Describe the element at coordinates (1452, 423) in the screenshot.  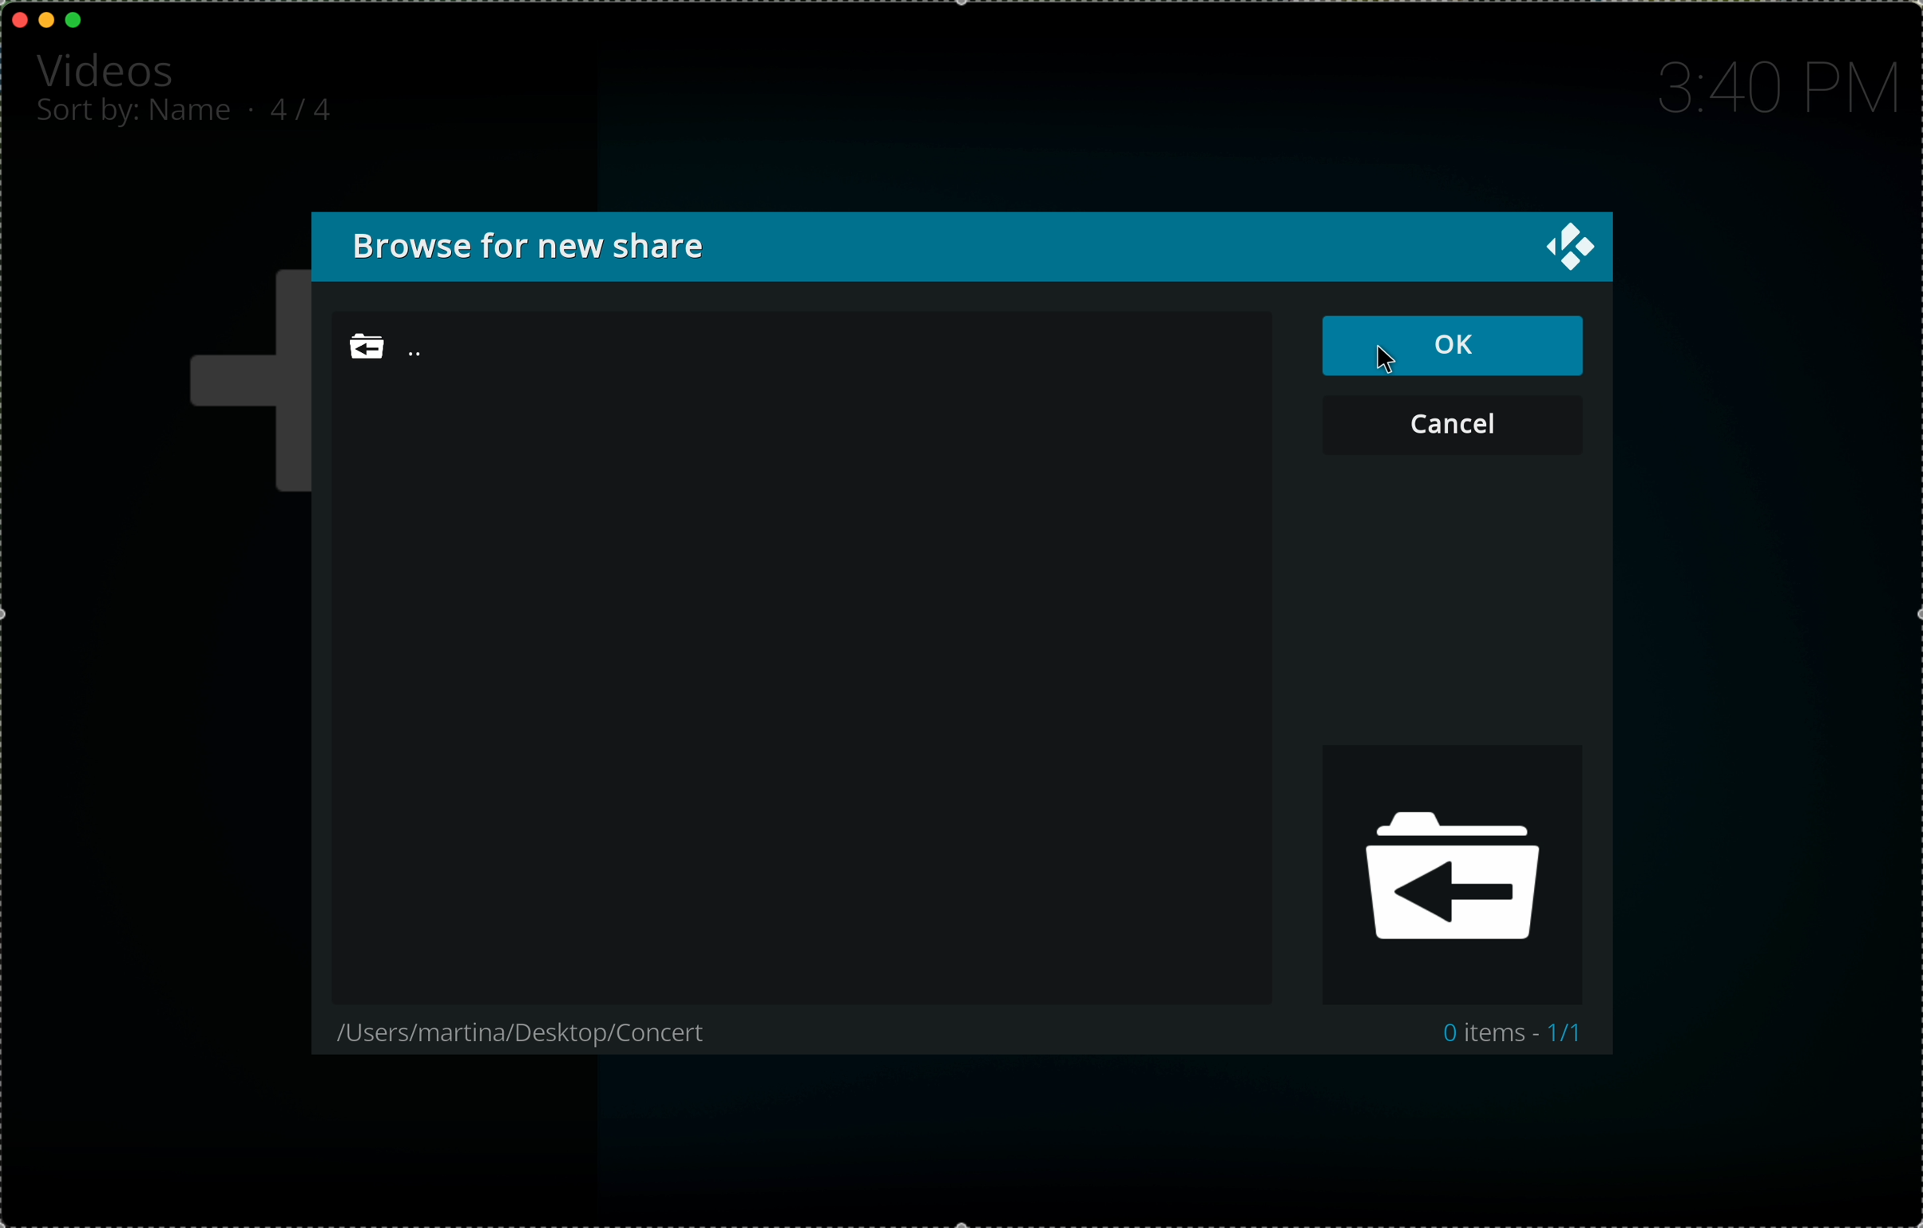
I see `cancel` at that location.